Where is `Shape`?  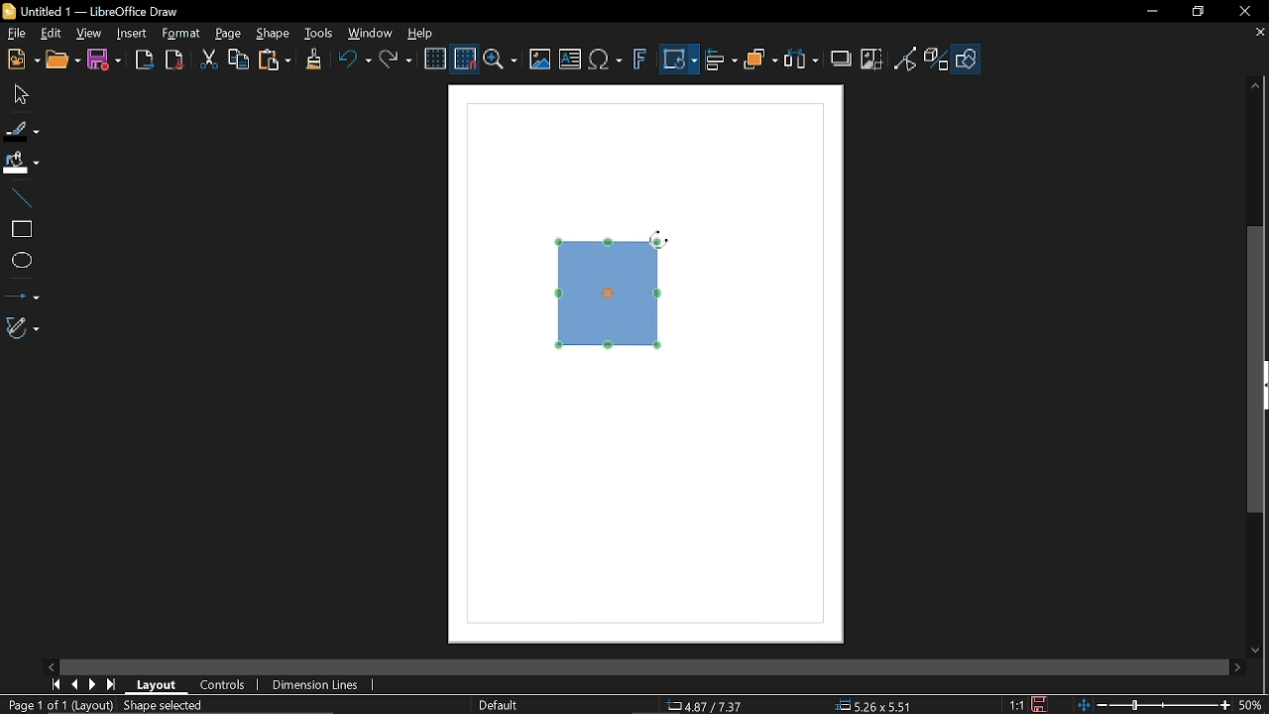 Shape is located at coordinates (272, 34).